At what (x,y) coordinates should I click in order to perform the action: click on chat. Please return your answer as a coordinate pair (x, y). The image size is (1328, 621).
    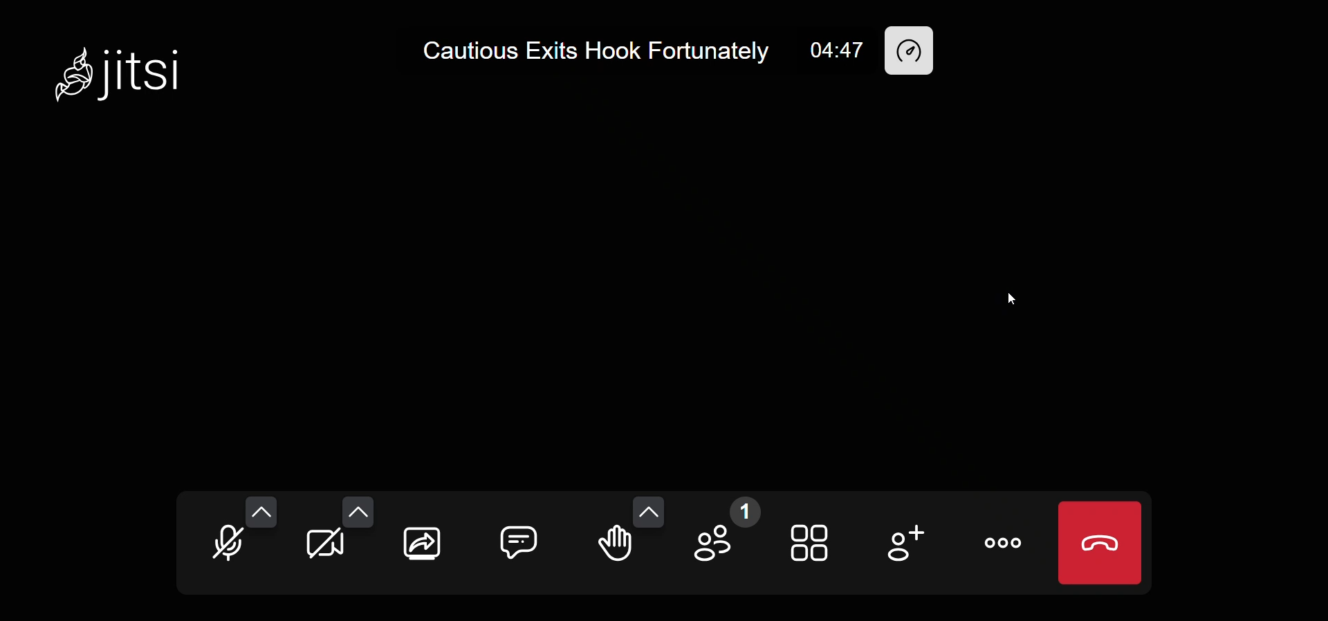
    Looking at the image, I should click on (516, 538).